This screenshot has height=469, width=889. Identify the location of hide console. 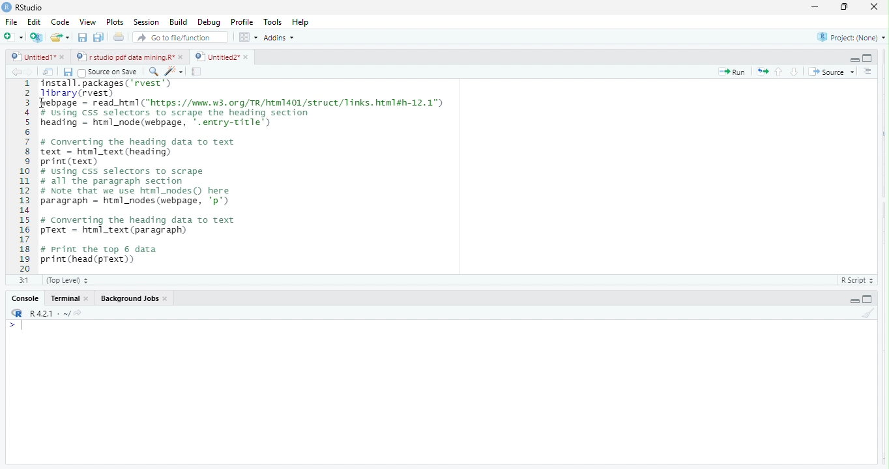
(866, 299).